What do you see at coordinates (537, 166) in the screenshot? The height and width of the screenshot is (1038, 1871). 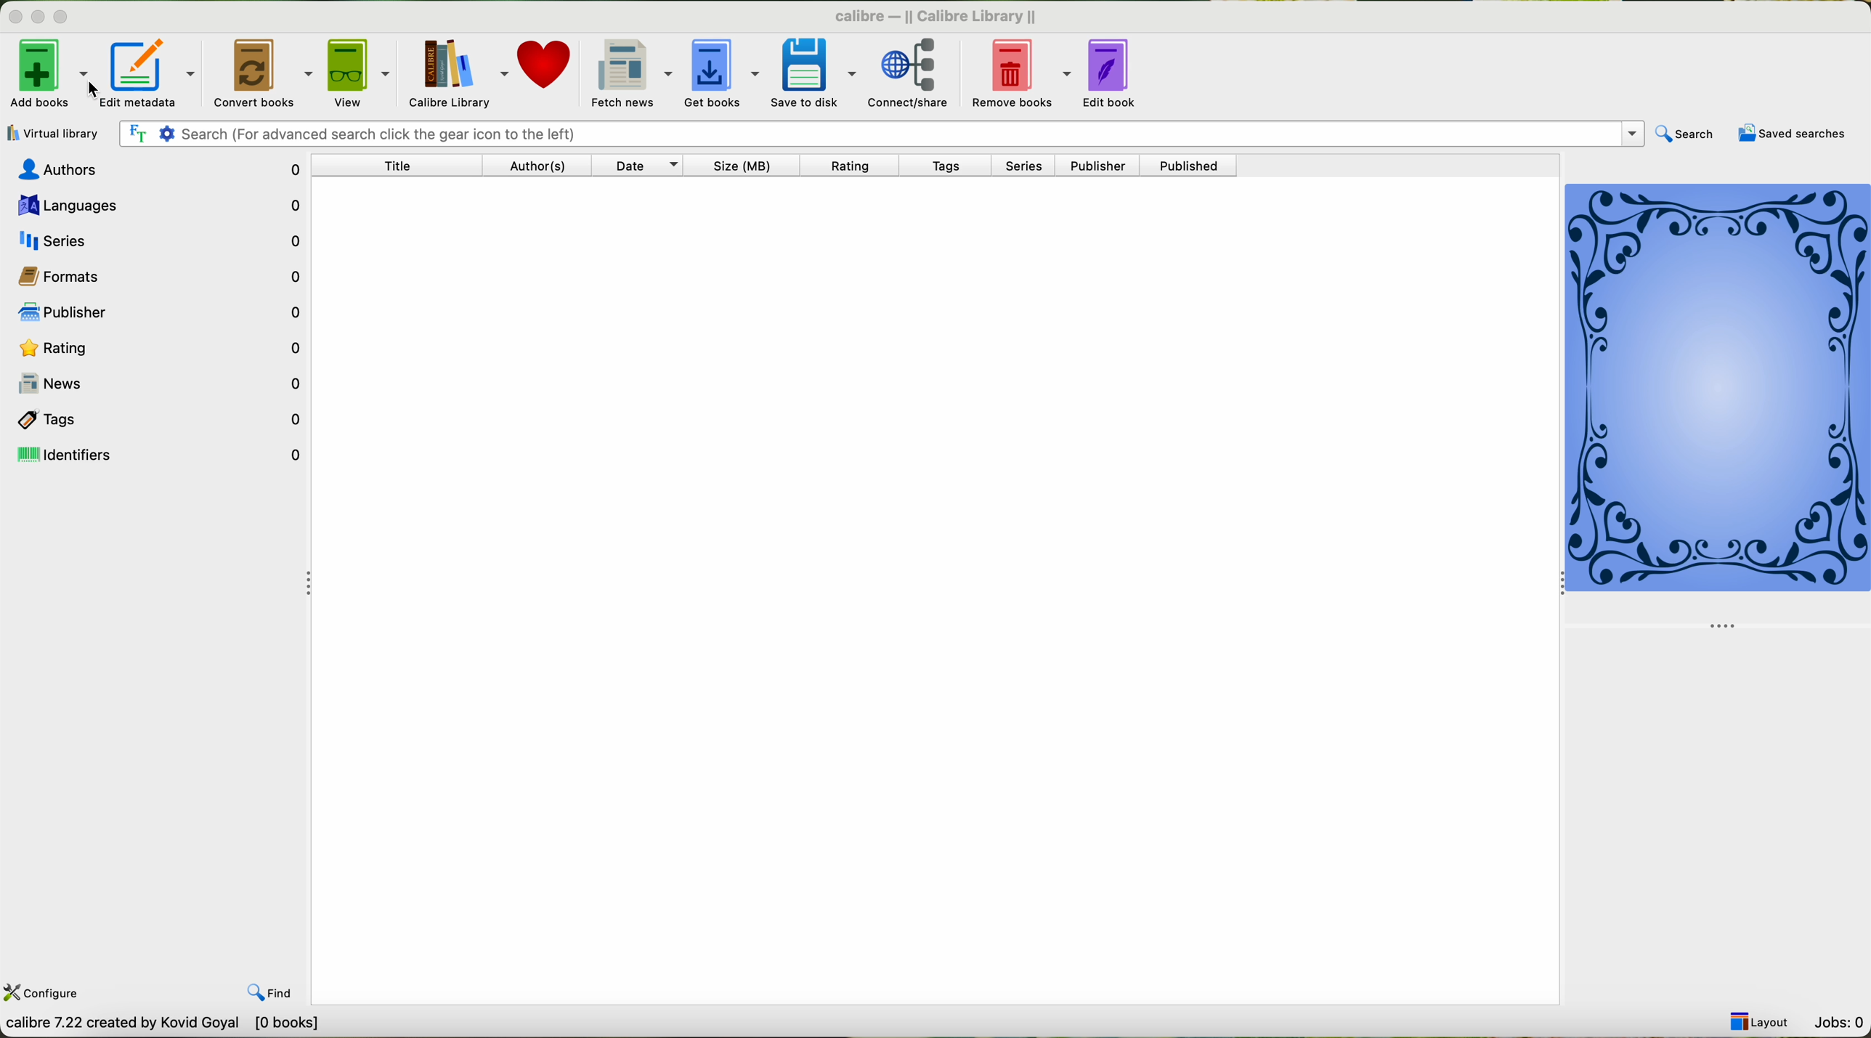 I see `authors` at bounding box center [537, 166].